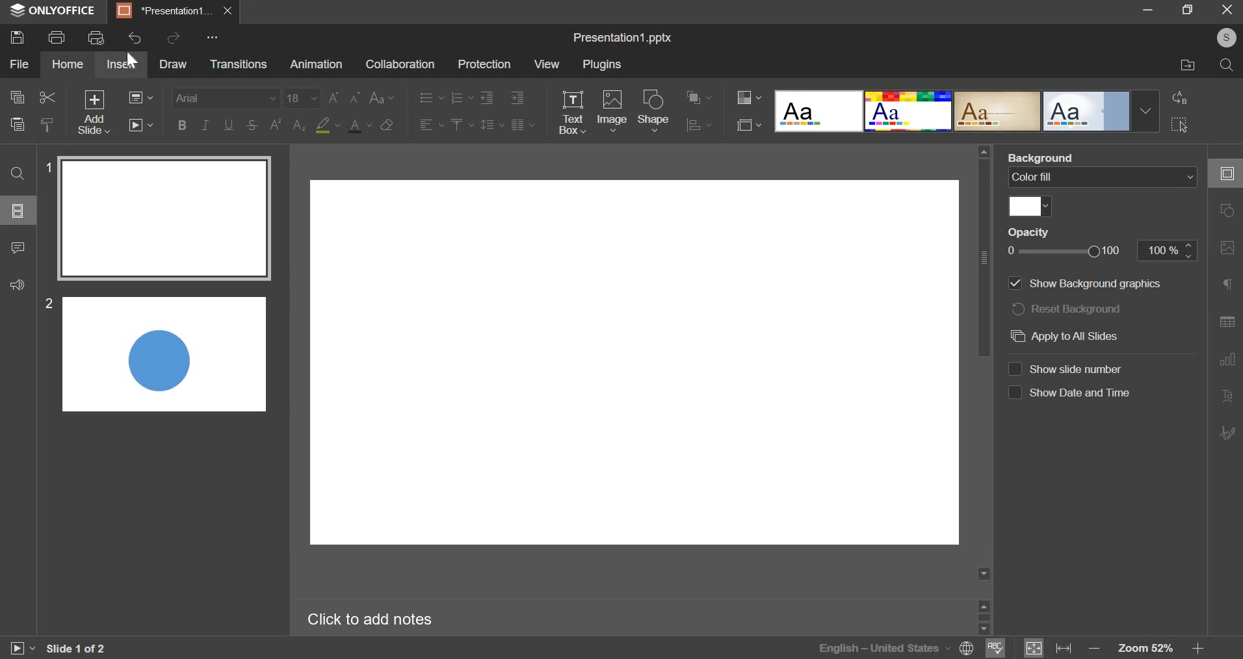  Describe the element at coordinates (1064, 336) in the screenshot. I see `apply to all slides` at that location.